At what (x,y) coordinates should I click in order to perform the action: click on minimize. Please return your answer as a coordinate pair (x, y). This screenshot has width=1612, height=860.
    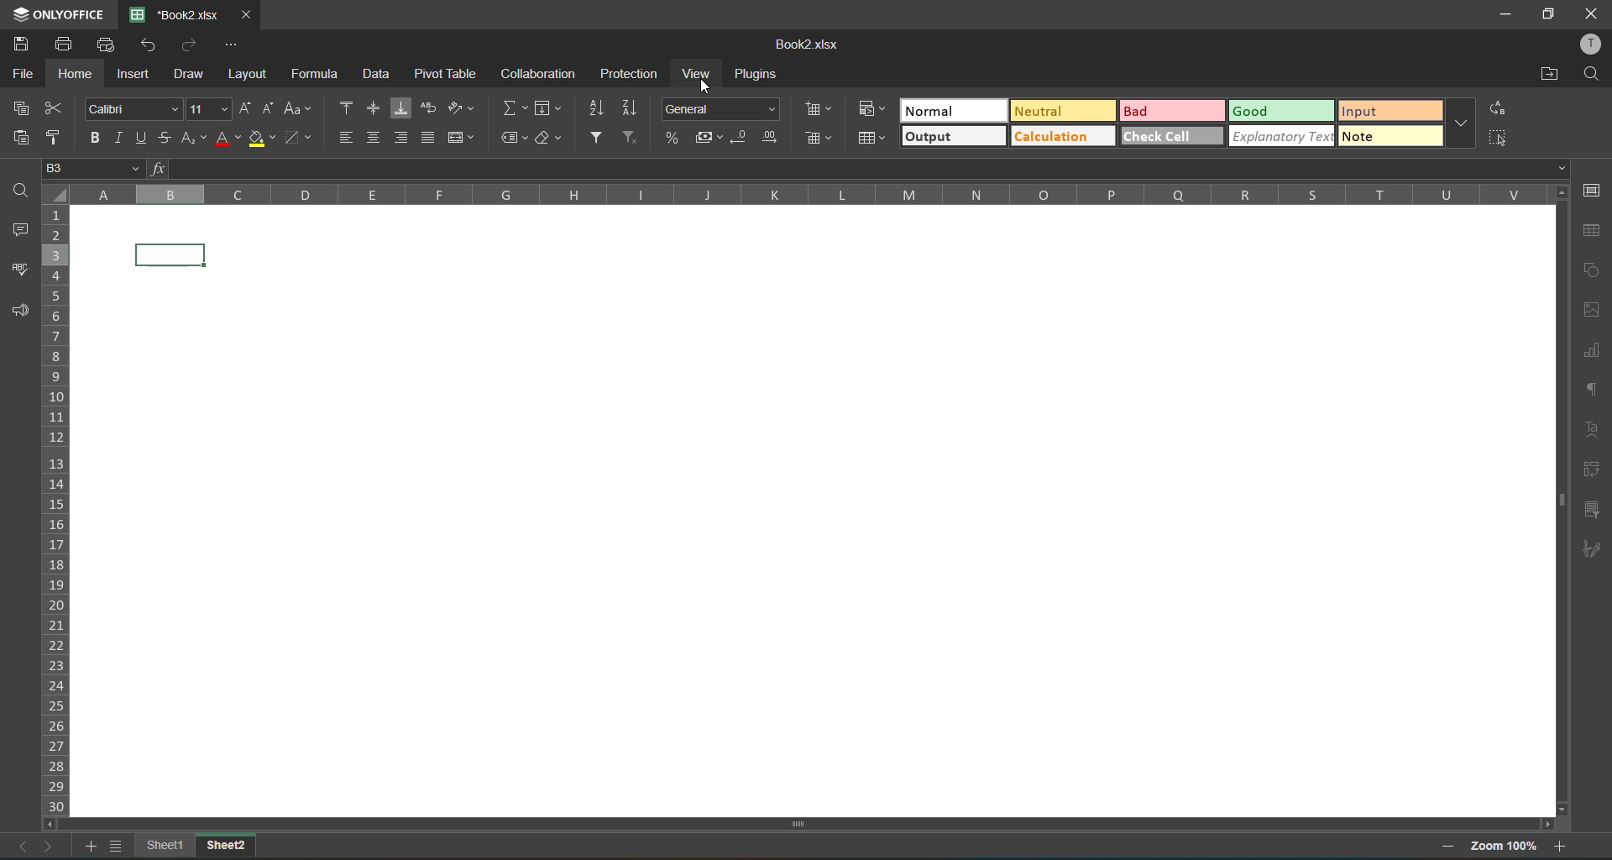
    Looking at the image, I should click on (1507, 15).